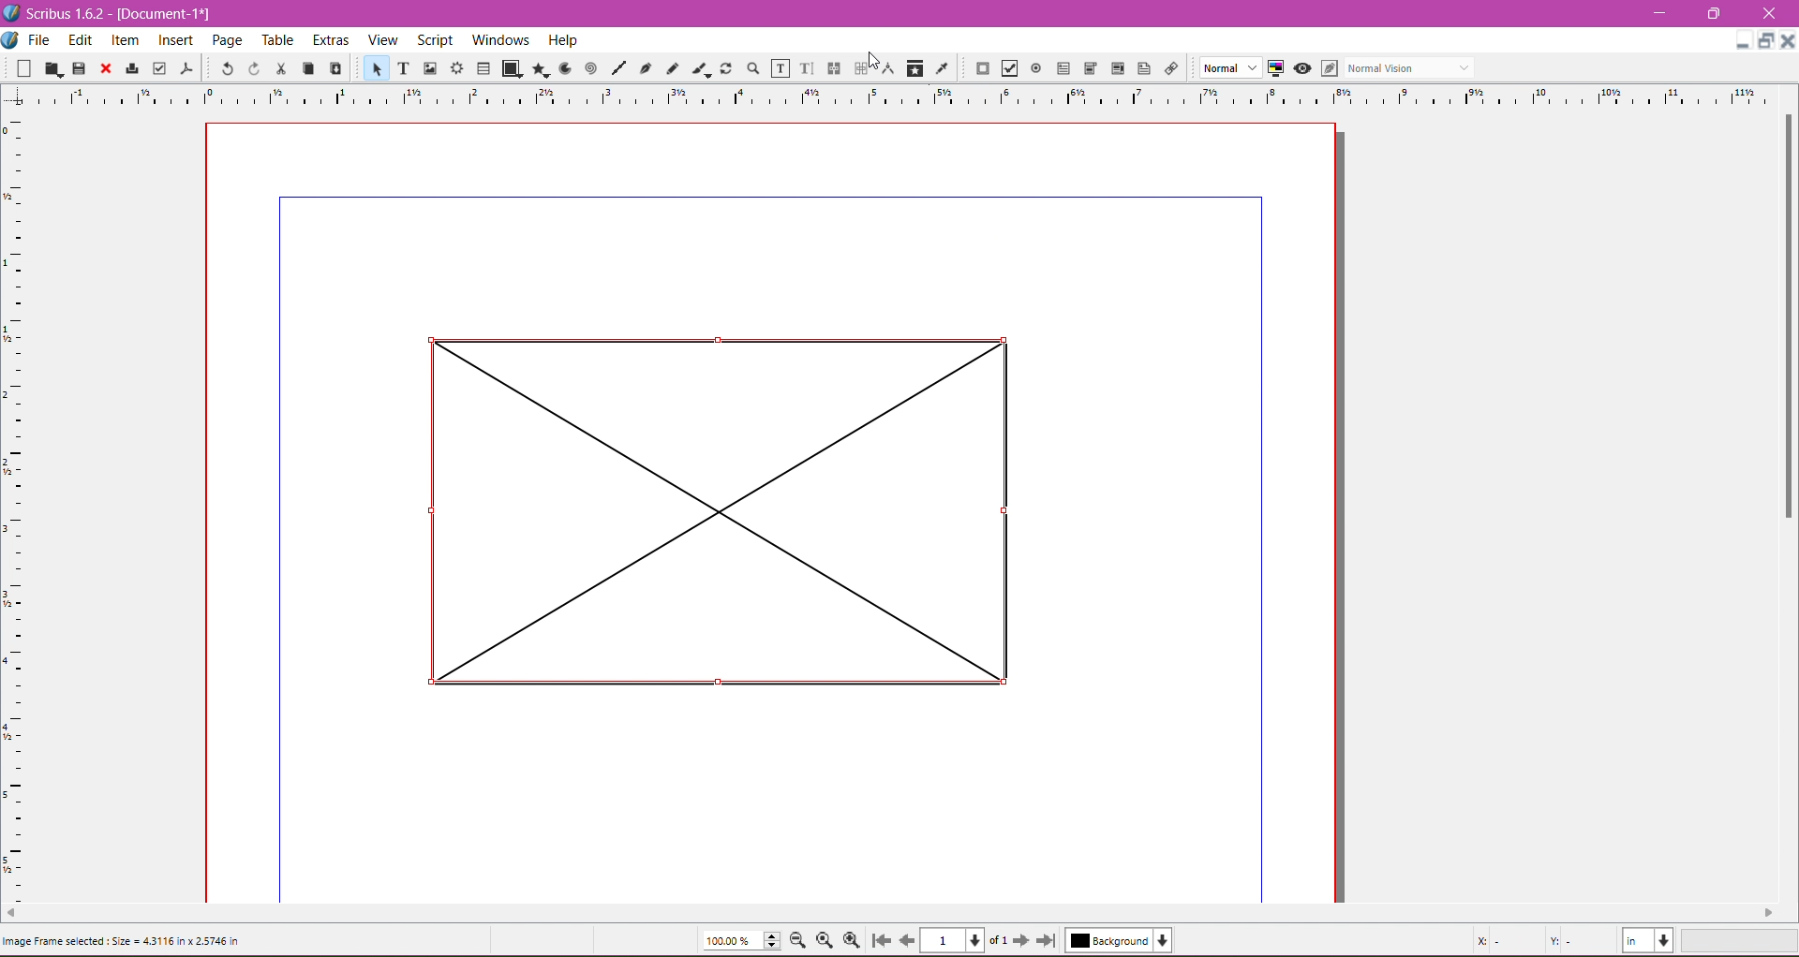 This screenshot has height=957, width=1799. Describe the element at coordinates (942, 68) in the screenshot. I see `Eye Dropper` at that location.